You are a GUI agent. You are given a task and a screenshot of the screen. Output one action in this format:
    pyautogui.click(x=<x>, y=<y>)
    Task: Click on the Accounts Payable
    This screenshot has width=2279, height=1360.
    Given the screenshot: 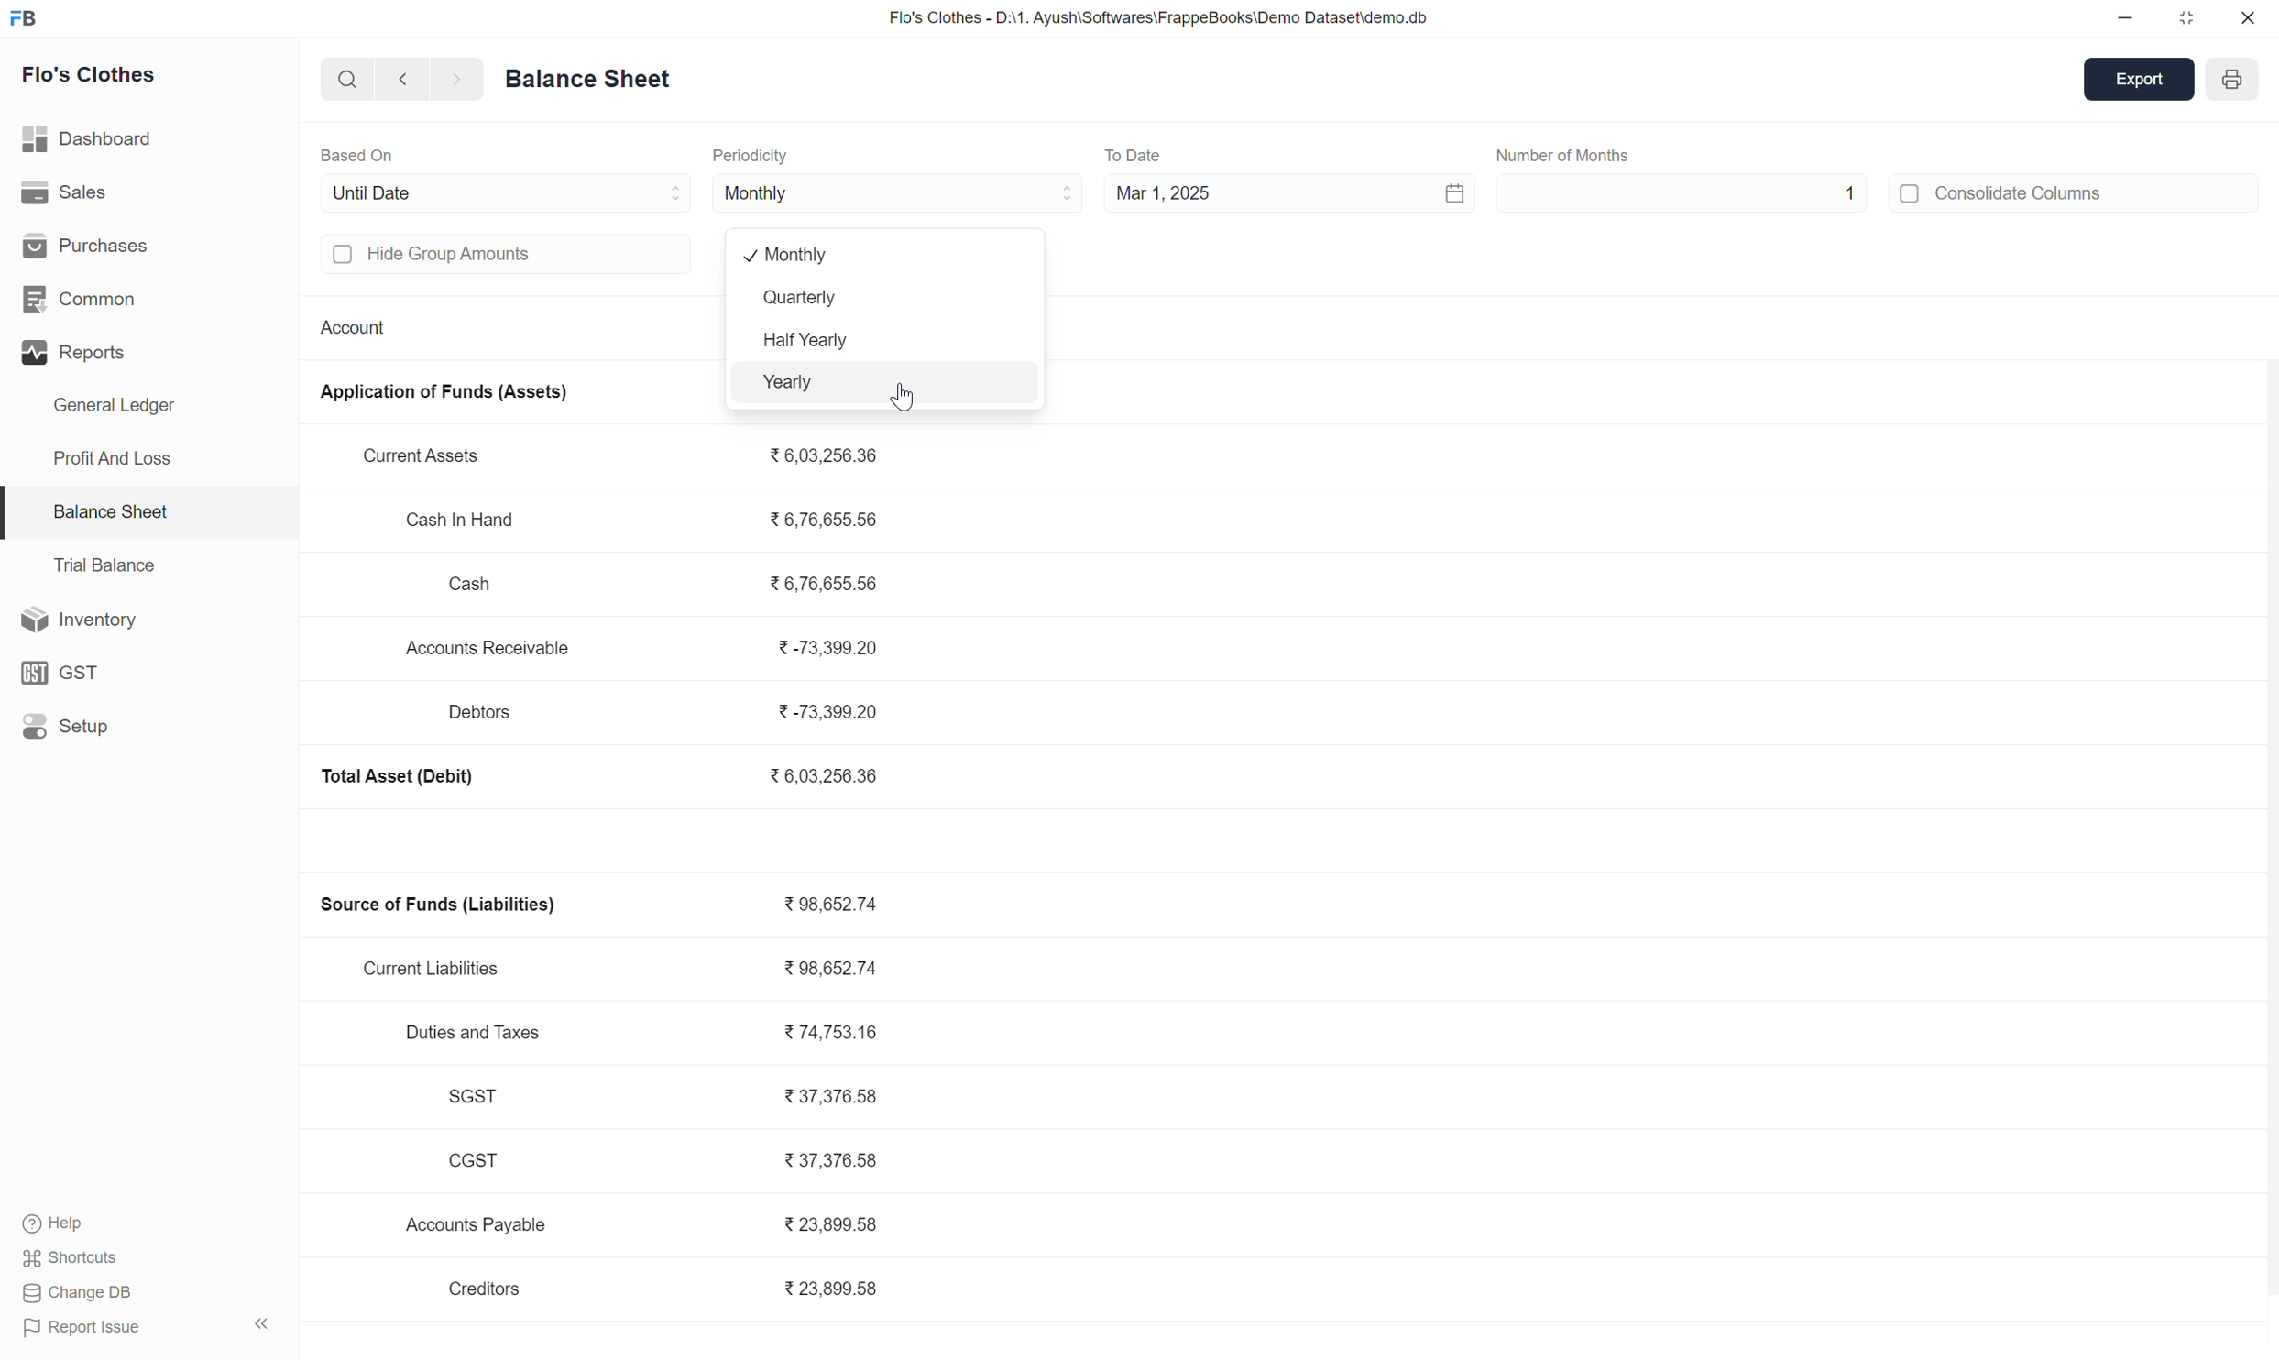 What is the action you would take?
    pyautogui.click(x=491, y=1223)
    